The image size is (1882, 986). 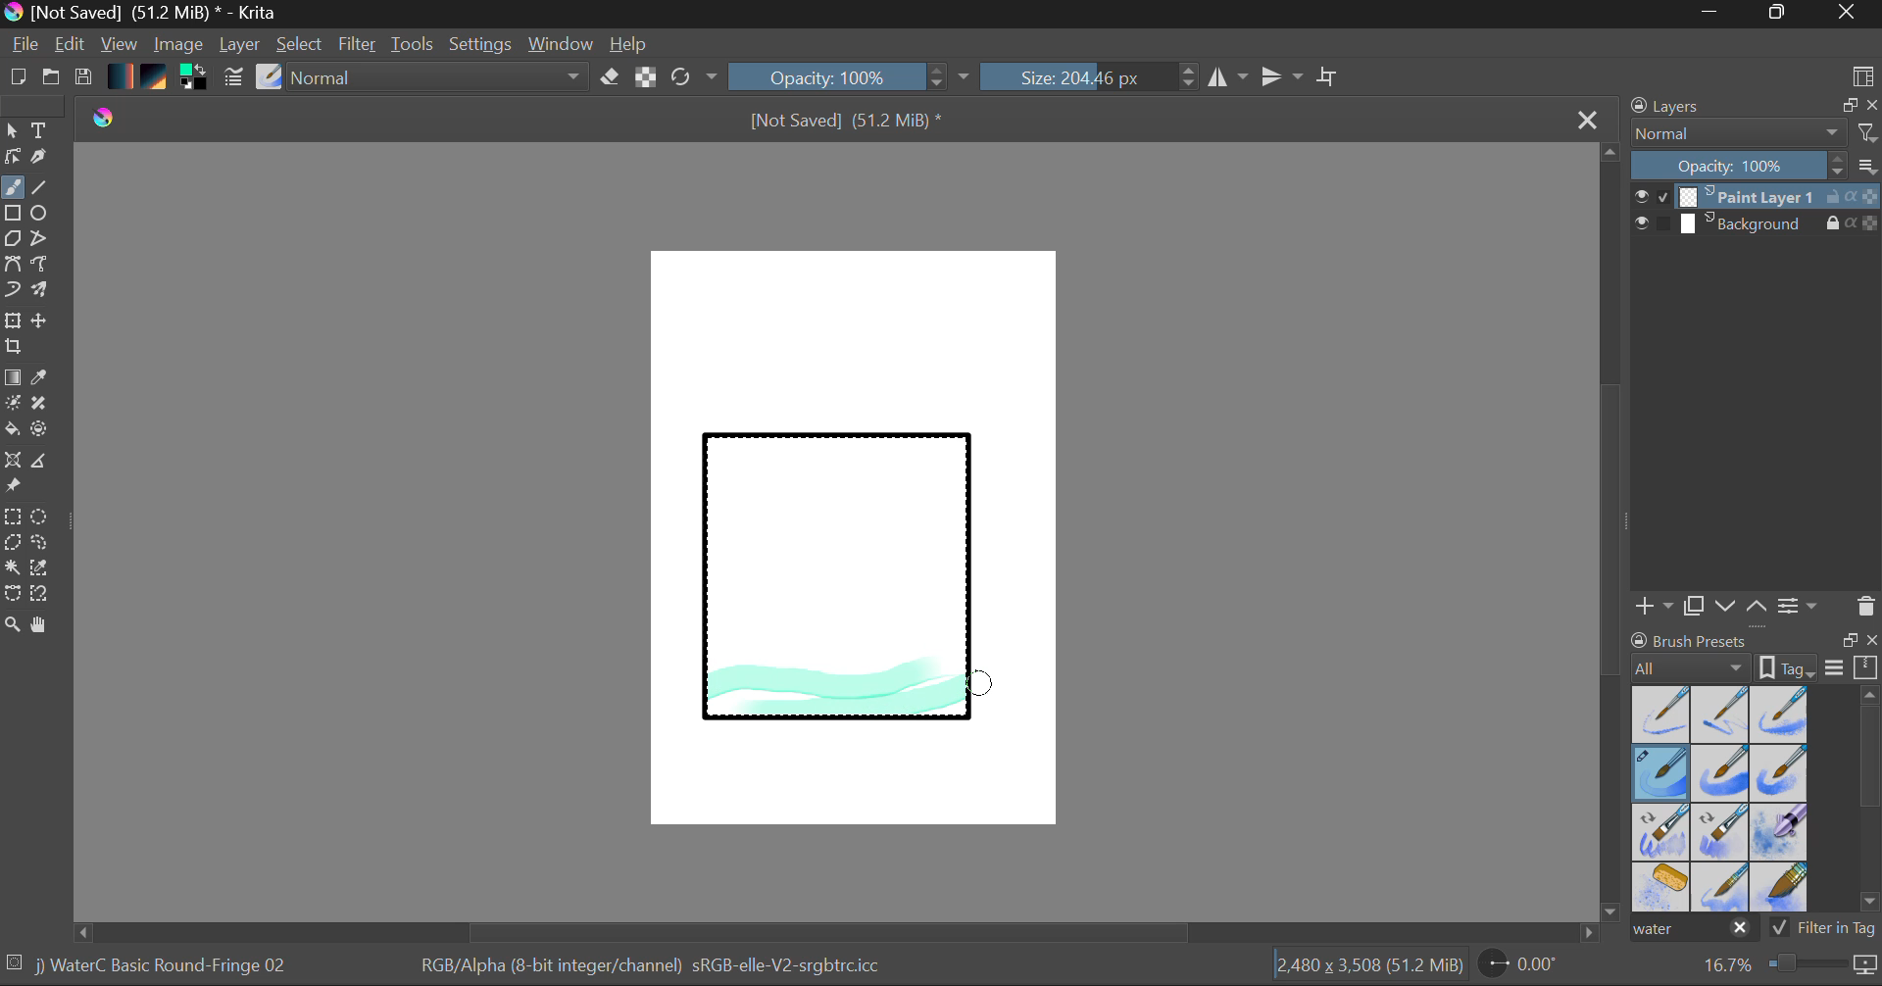 I want to click on Close, so click(x=1849, y=14).